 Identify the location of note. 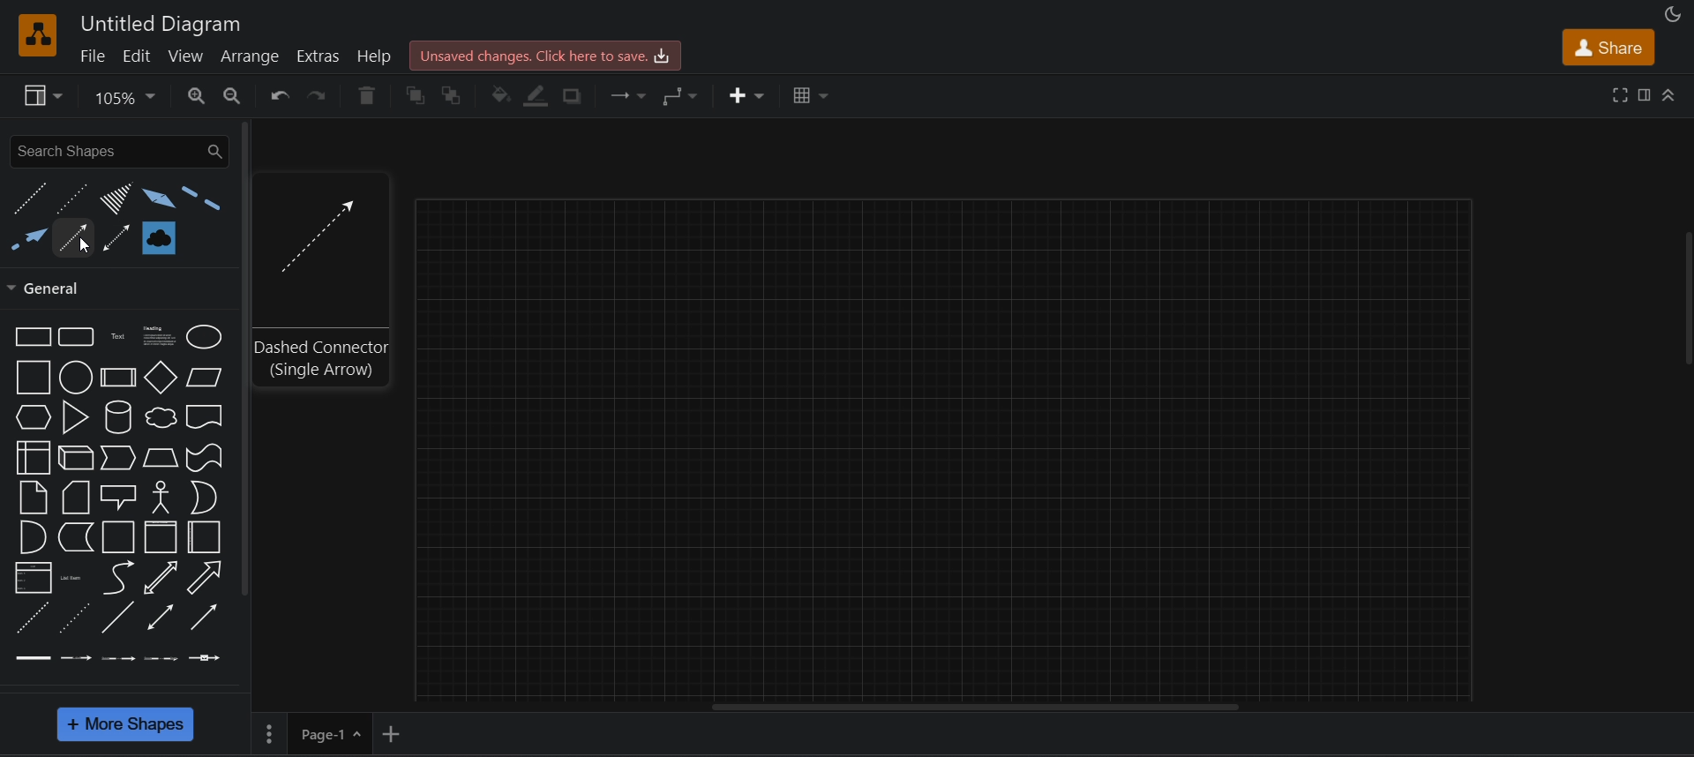
(32, 497).